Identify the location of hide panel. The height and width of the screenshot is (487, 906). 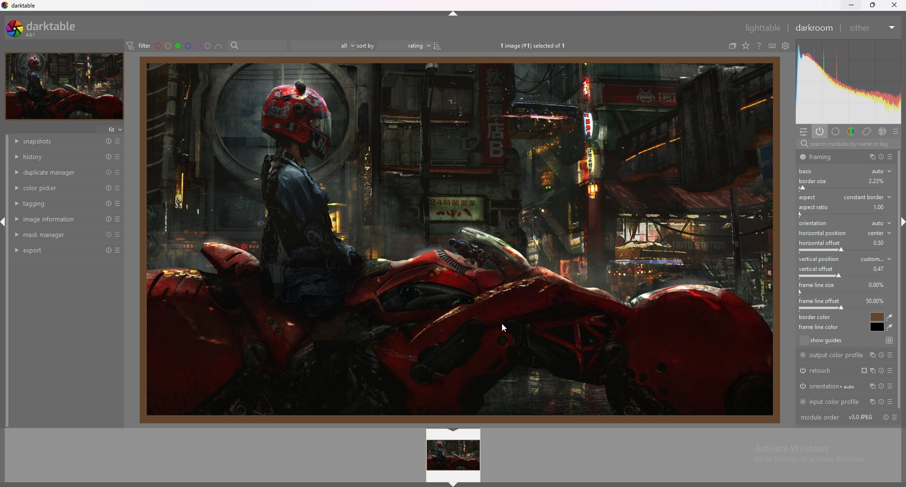
(455, 13).